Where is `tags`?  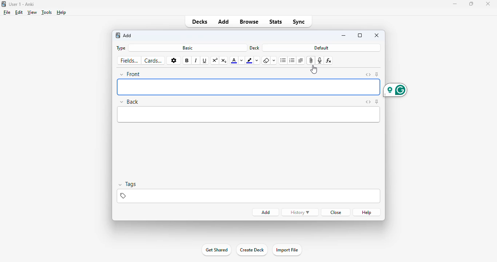
tags is located at coordinates (129, 184).